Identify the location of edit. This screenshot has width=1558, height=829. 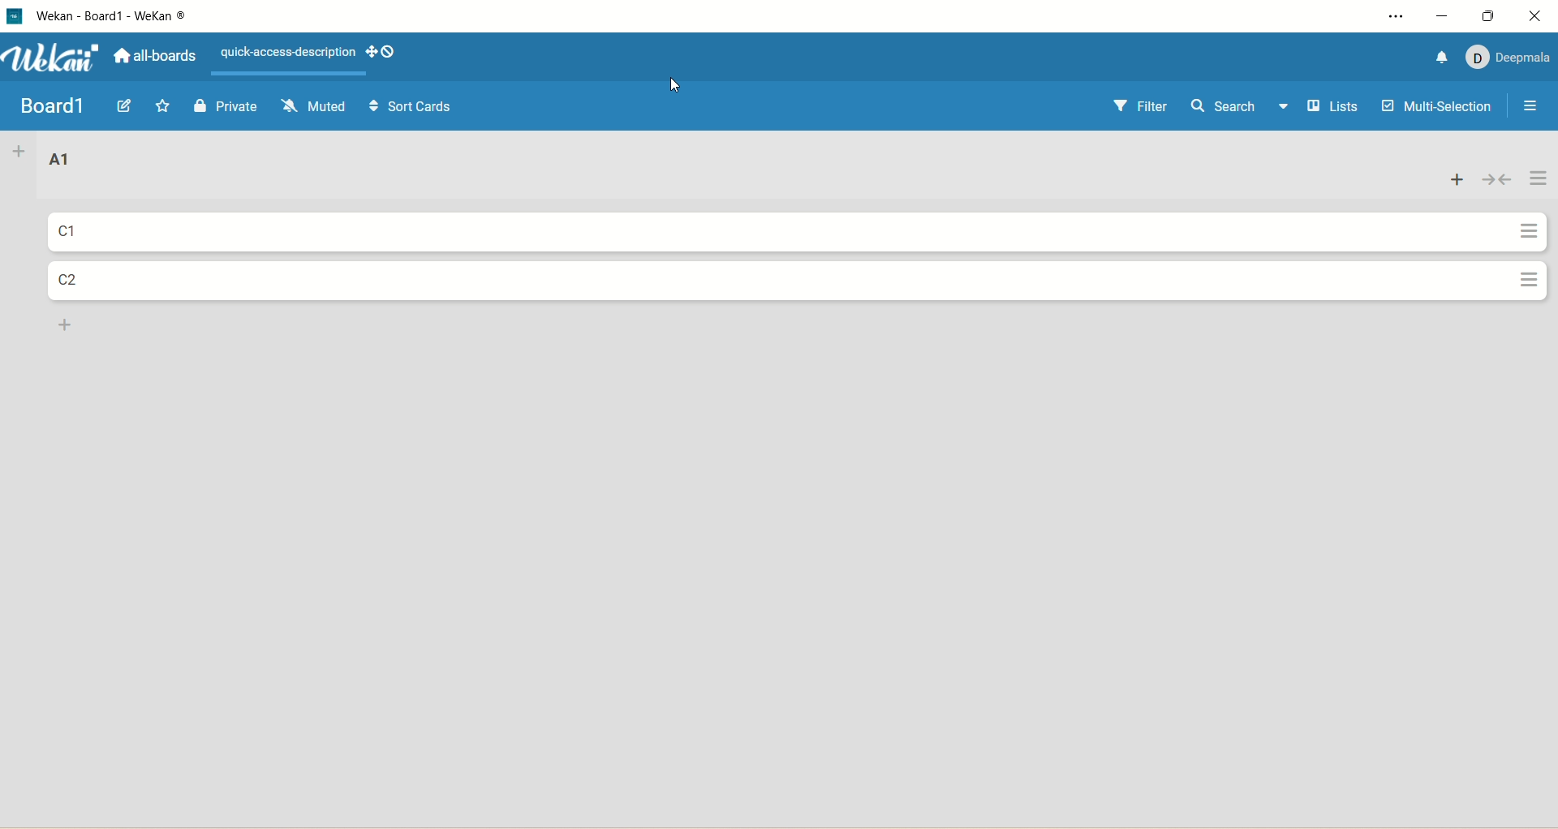
(123, 105).